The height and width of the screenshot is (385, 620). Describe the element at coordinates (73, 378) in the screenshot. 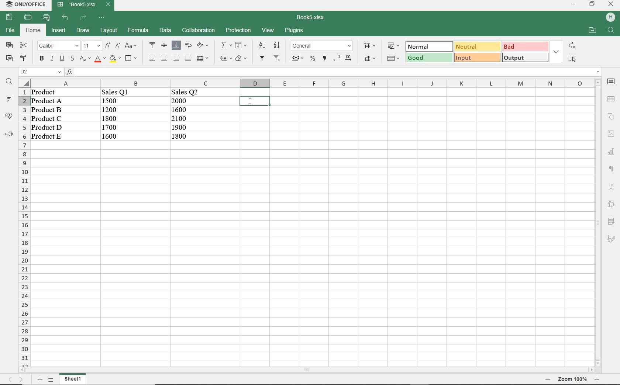

I see `sheet 1` at that location.